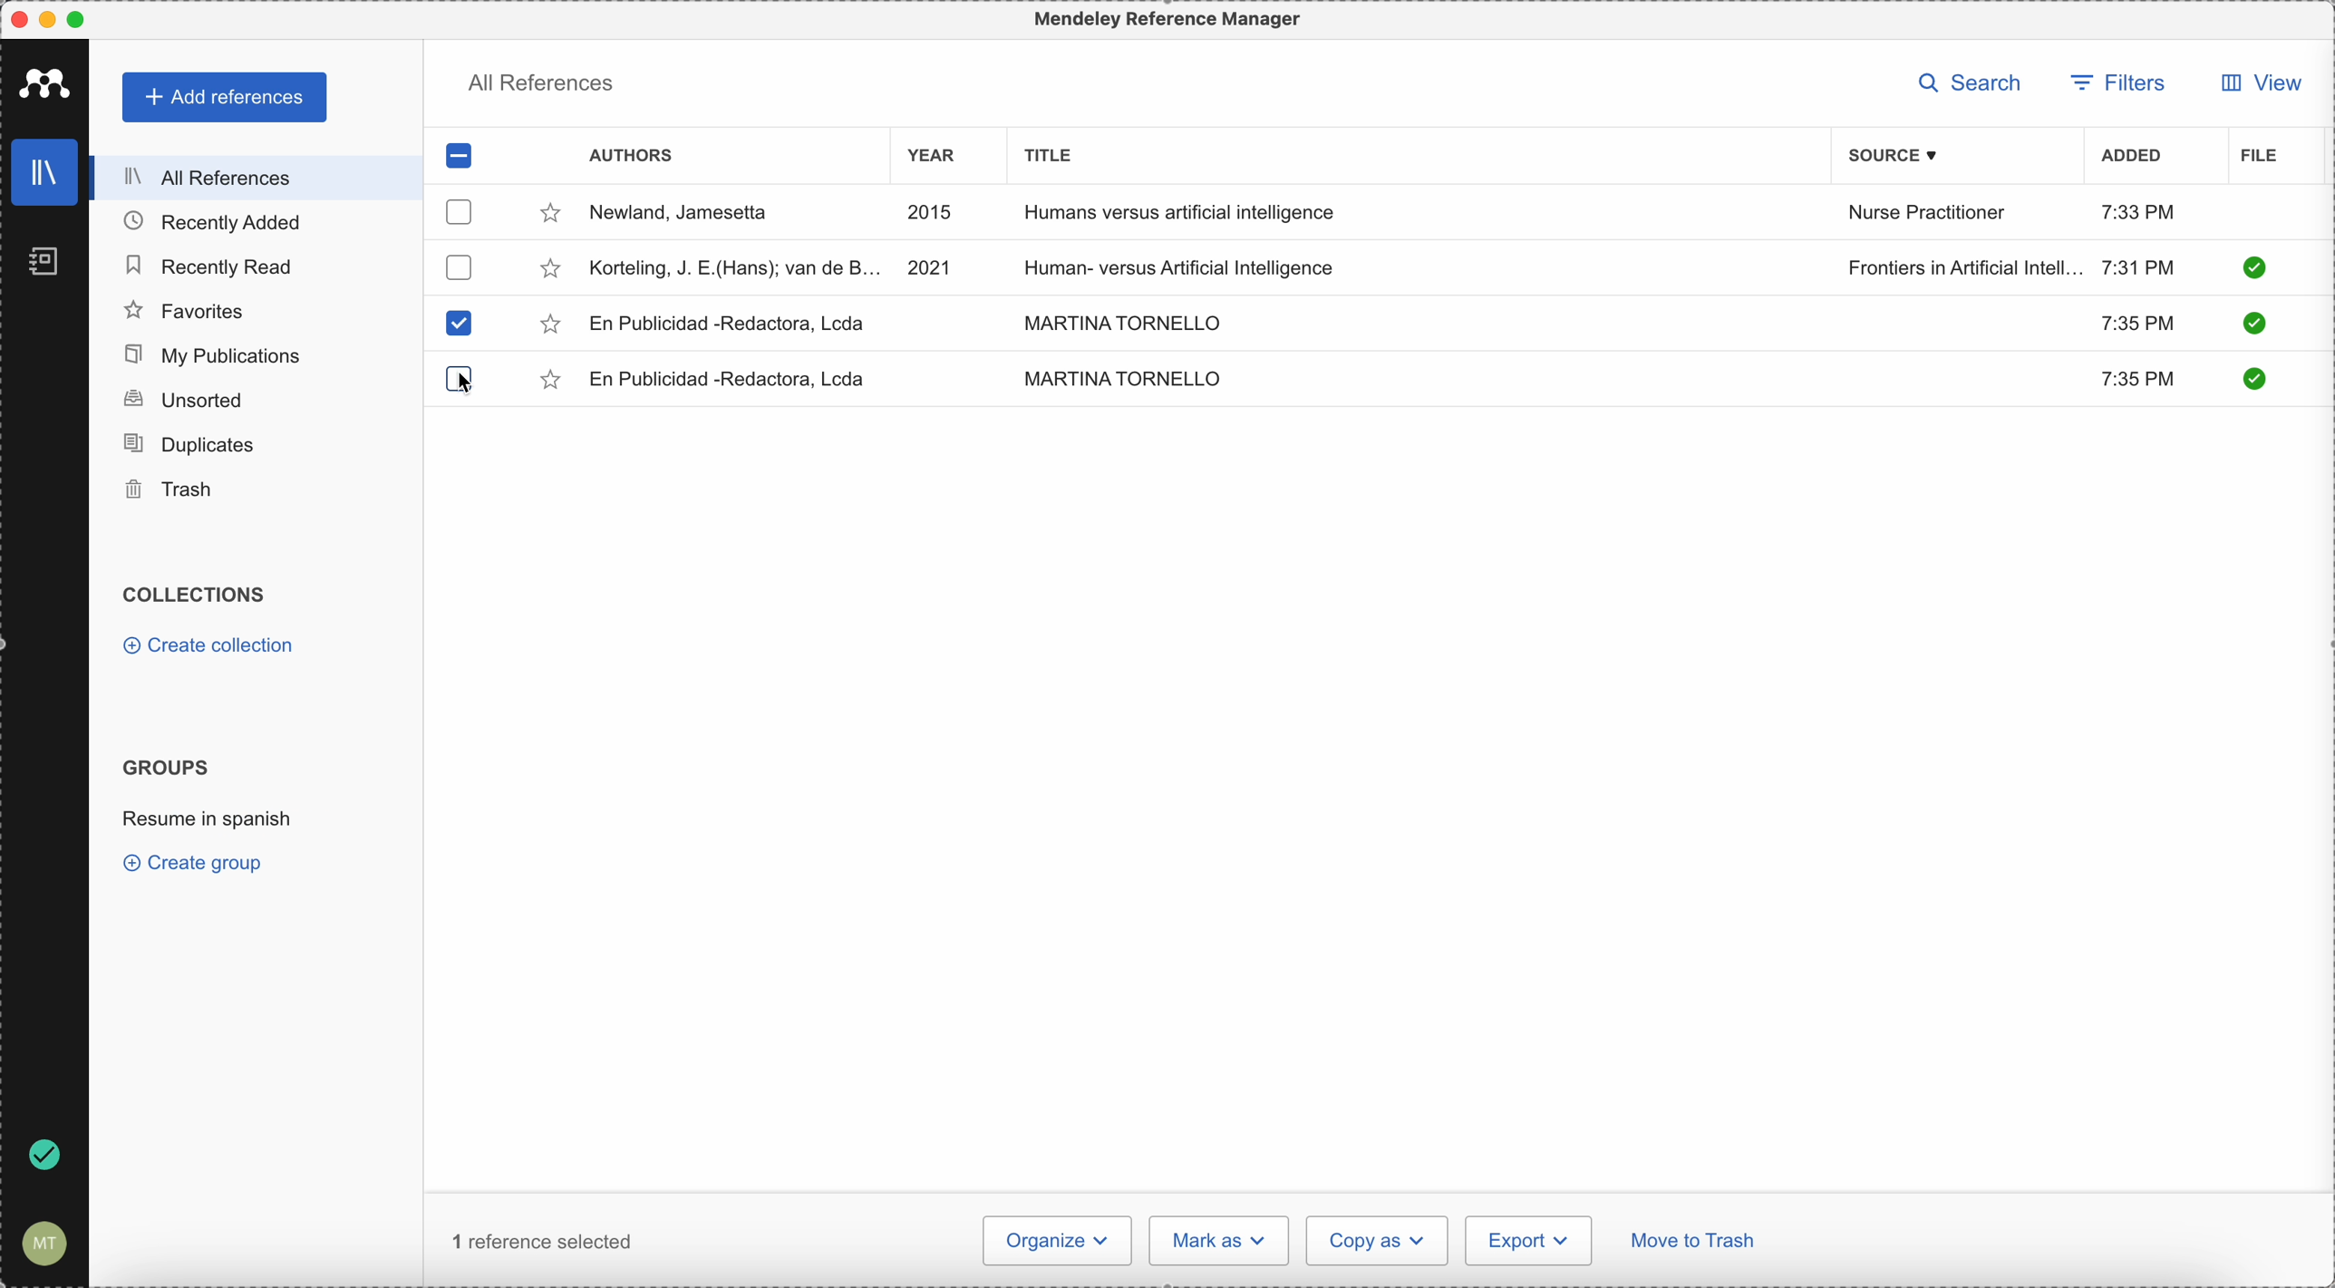  I want to click on create collection, so click(213, 648).